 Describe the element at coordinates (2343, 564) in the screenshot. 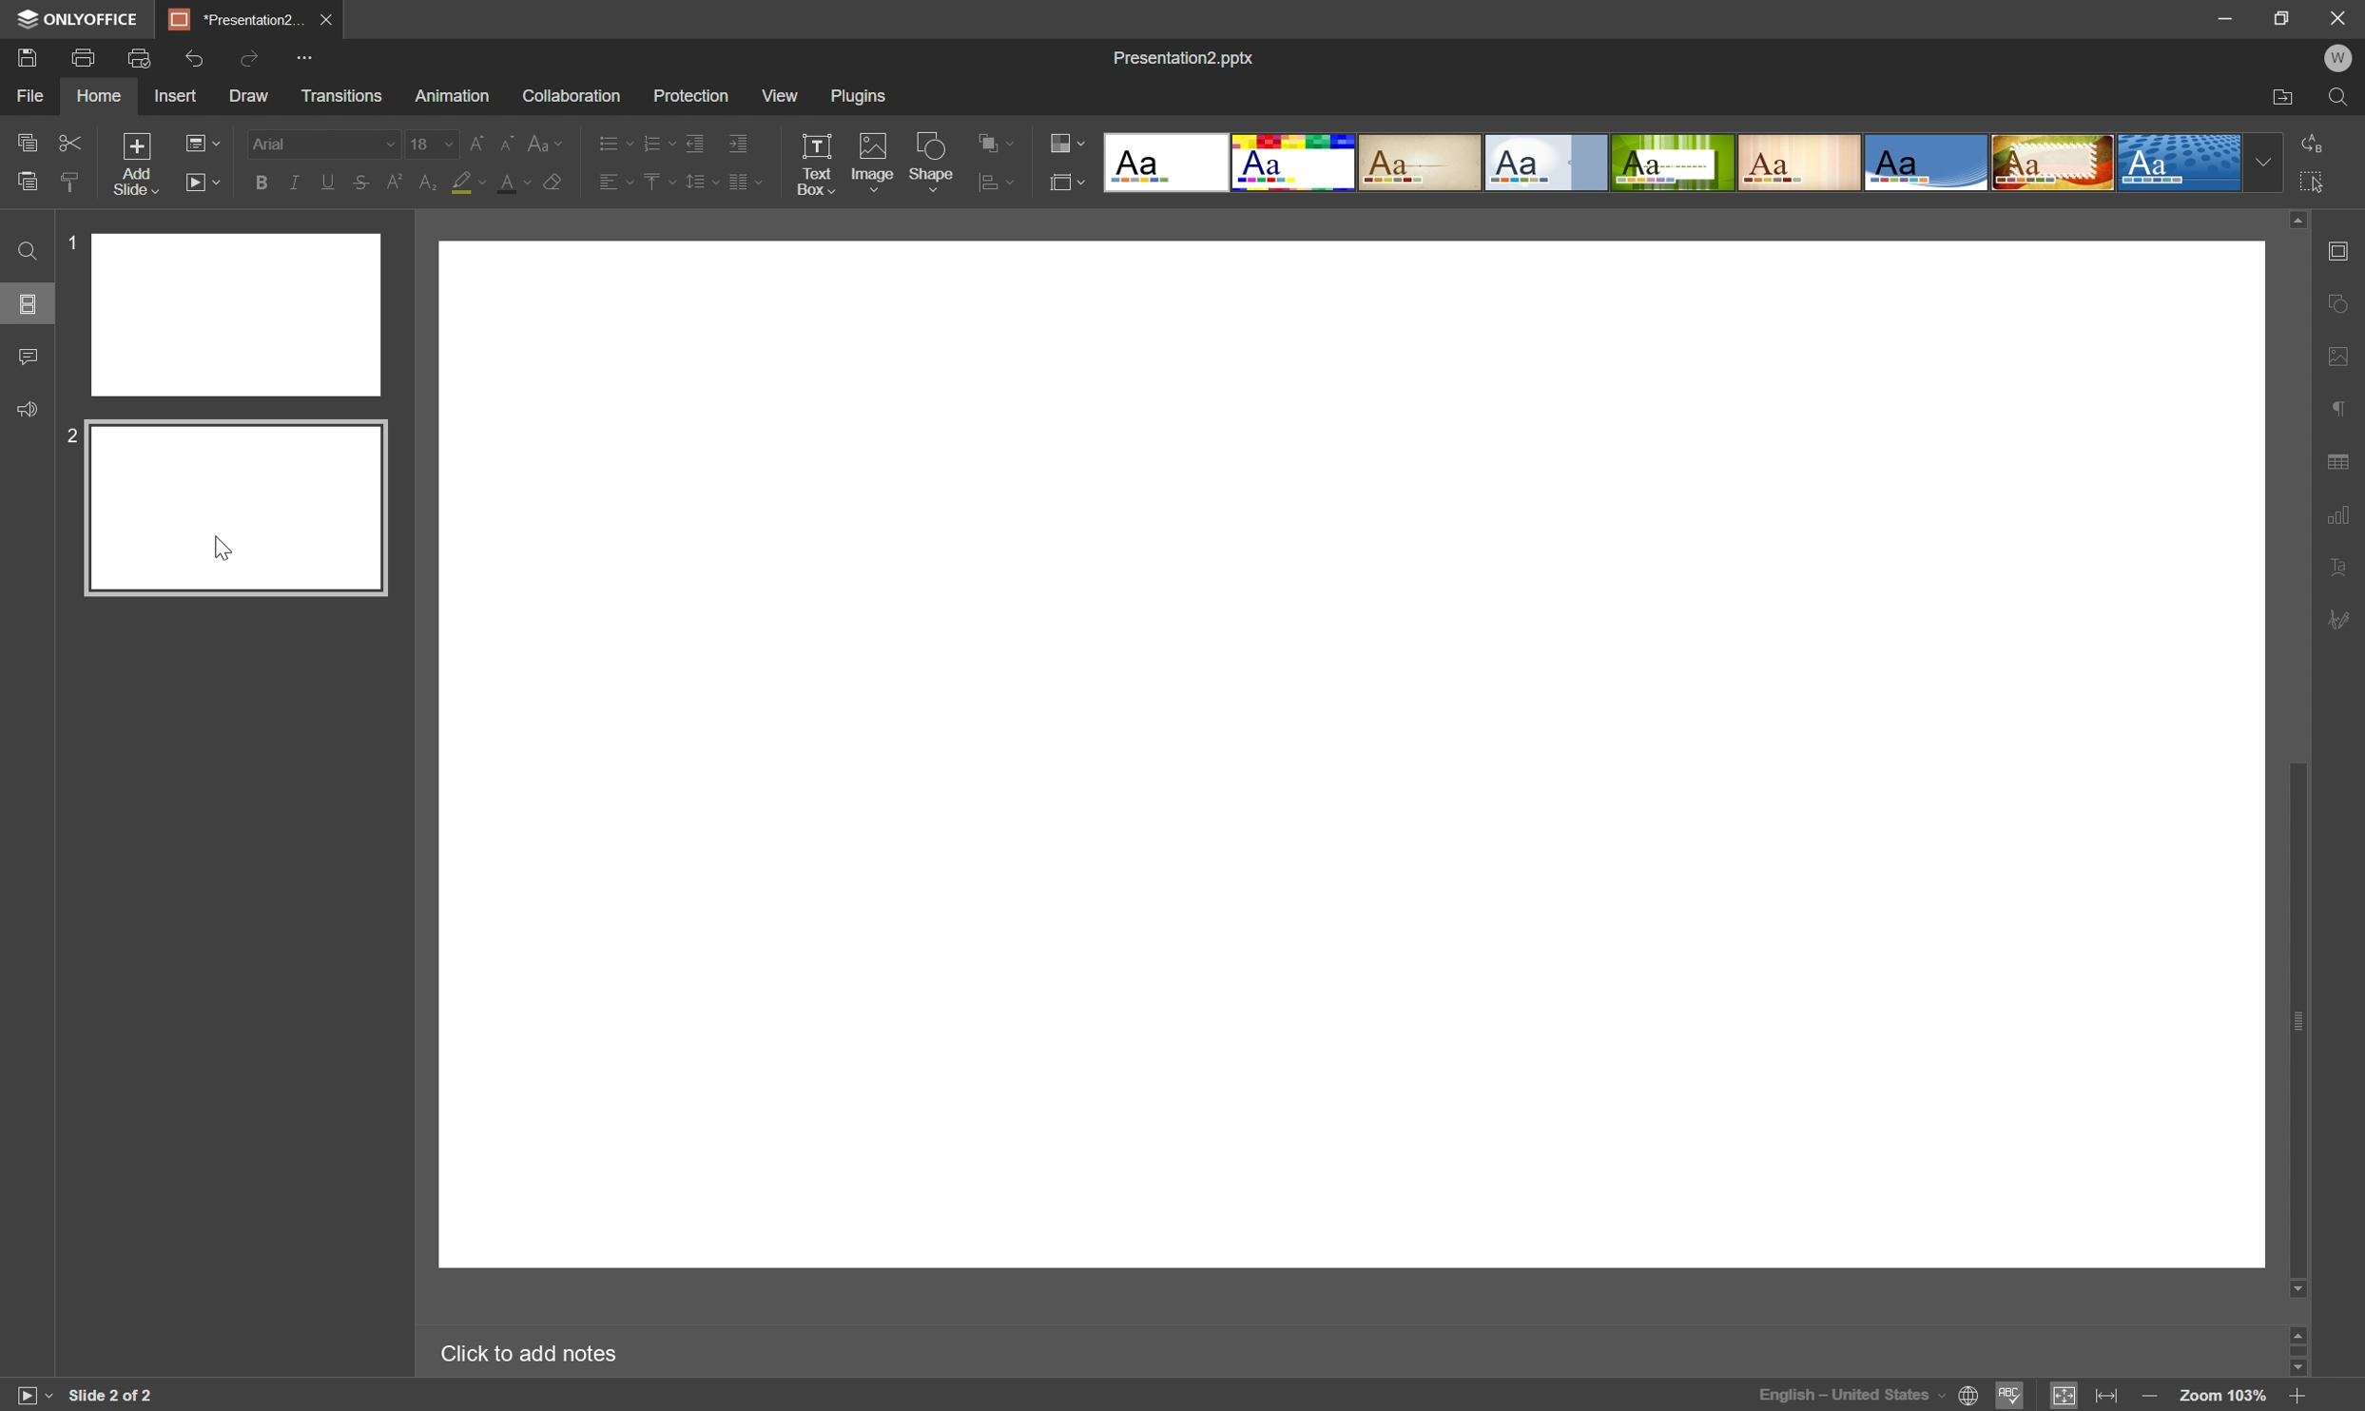

I see `Text Art settings` at that location.